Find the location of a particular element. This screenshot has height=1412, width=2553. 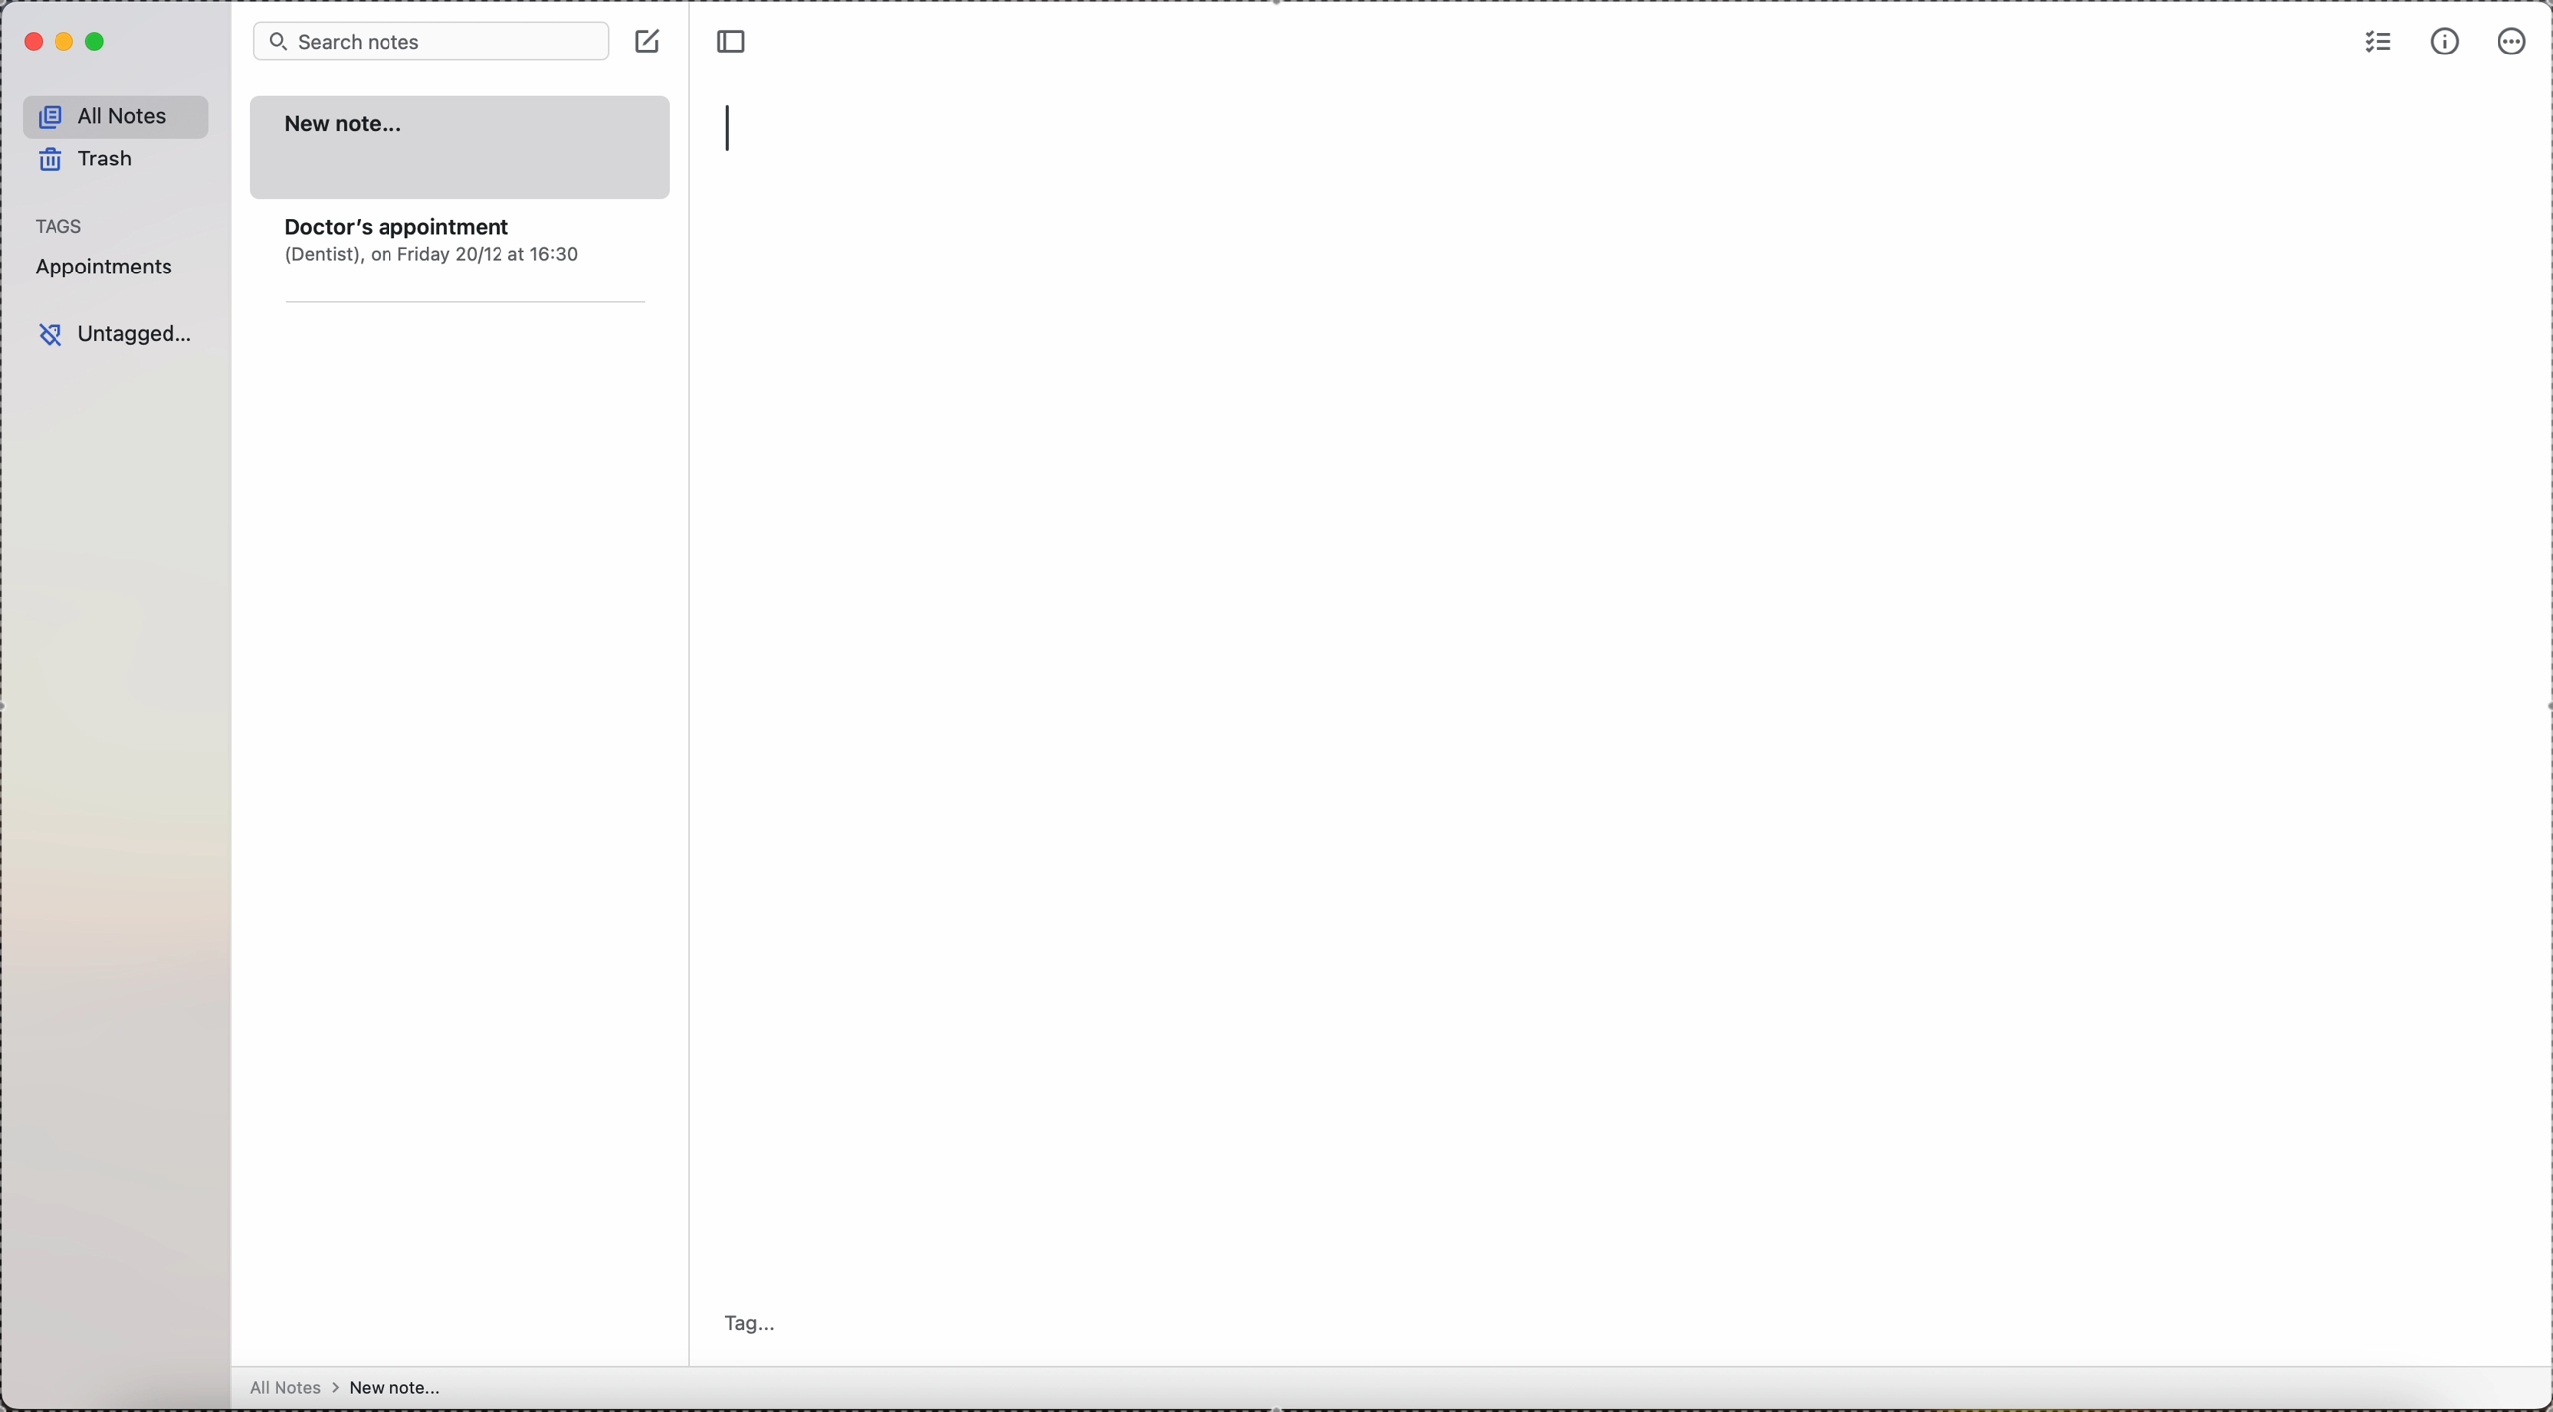

untagged is located at coordinates (112, 333).